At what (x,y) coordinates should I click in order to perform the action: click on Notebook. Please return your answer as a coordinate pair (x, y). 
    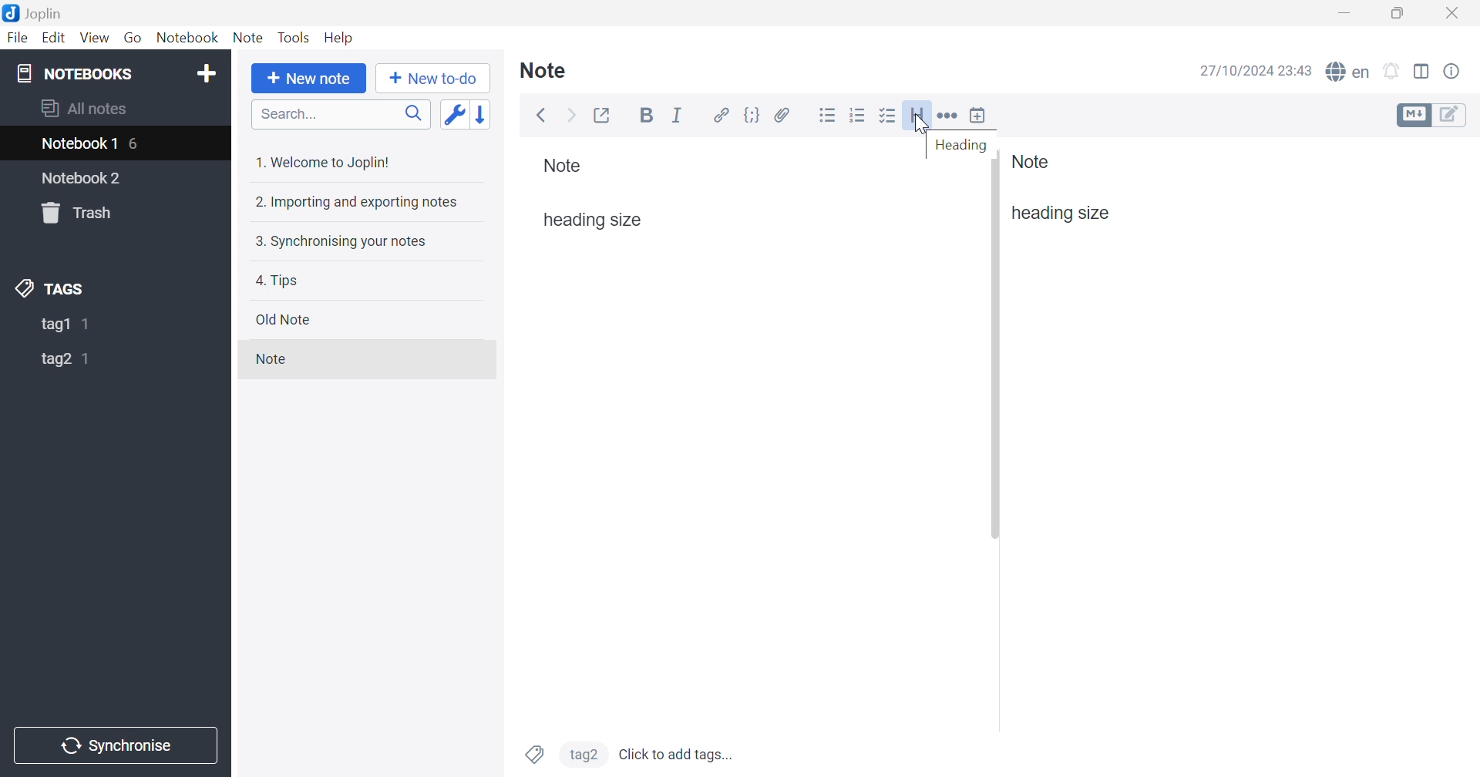
    Looking at the image, I should click on (188, 39).